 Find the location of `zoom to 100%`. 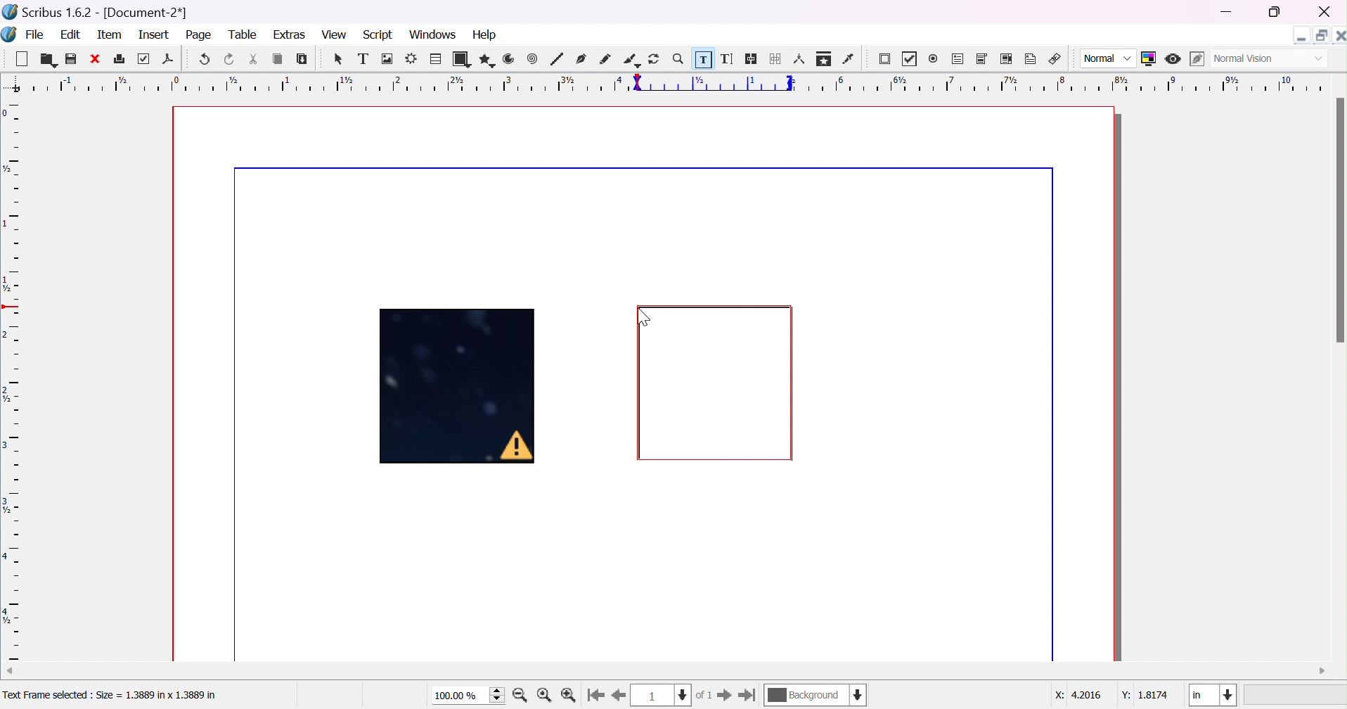

zoom to 100% is located at coordinates (546, 696).